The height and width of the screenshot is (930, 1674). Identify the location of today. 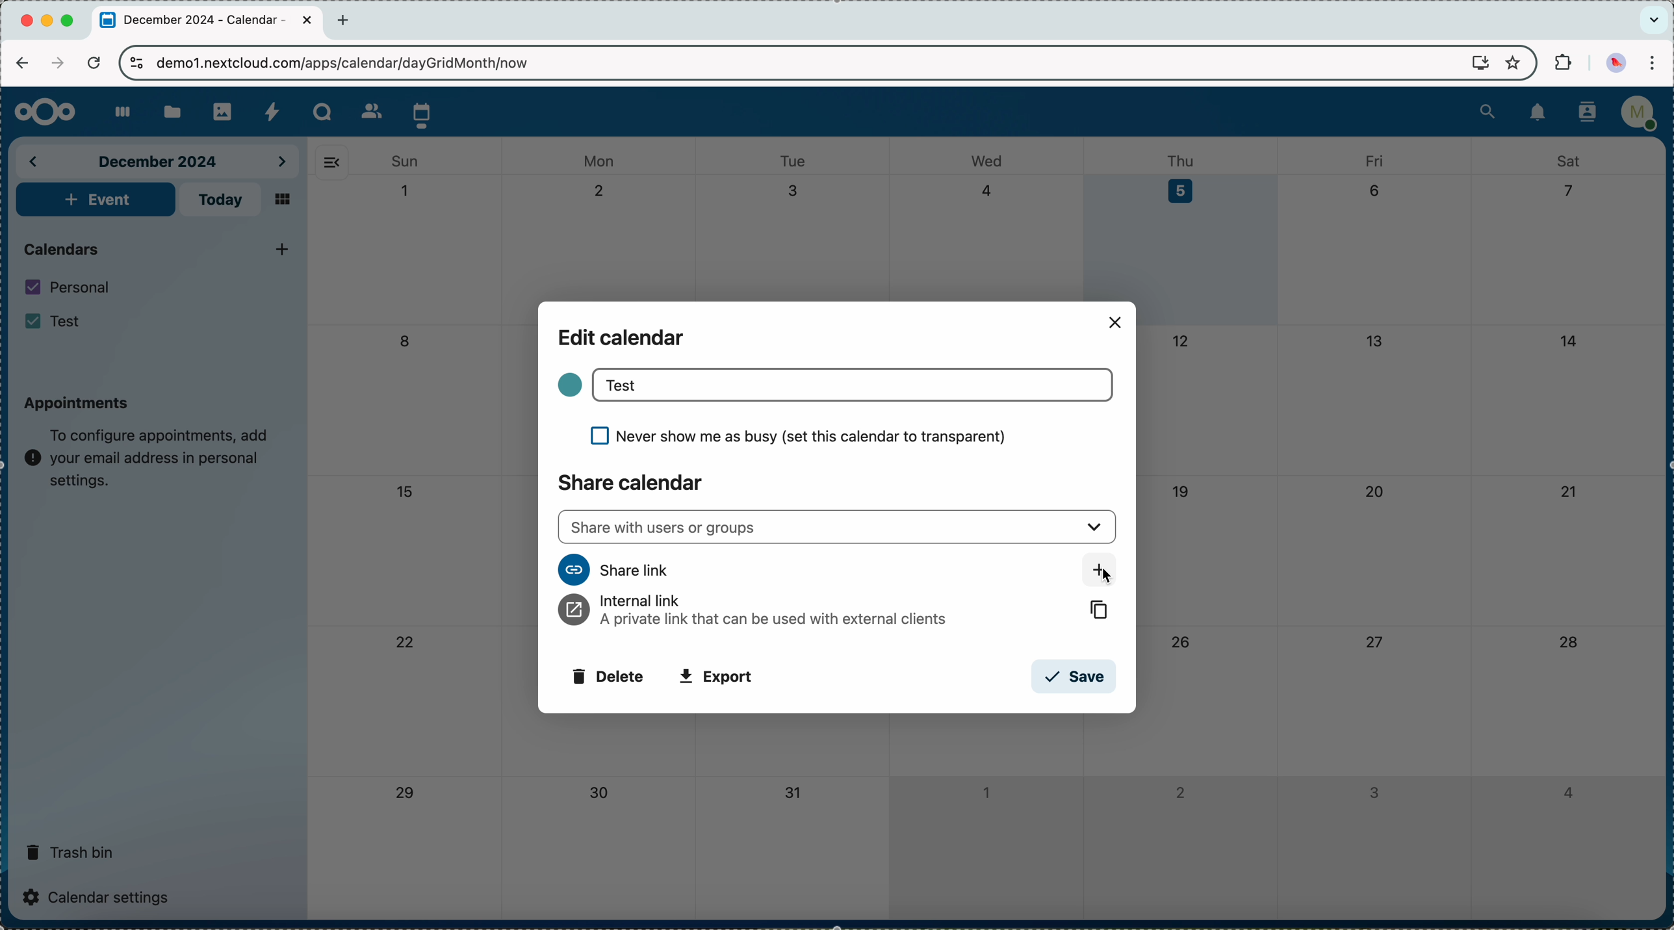
(222, 200).